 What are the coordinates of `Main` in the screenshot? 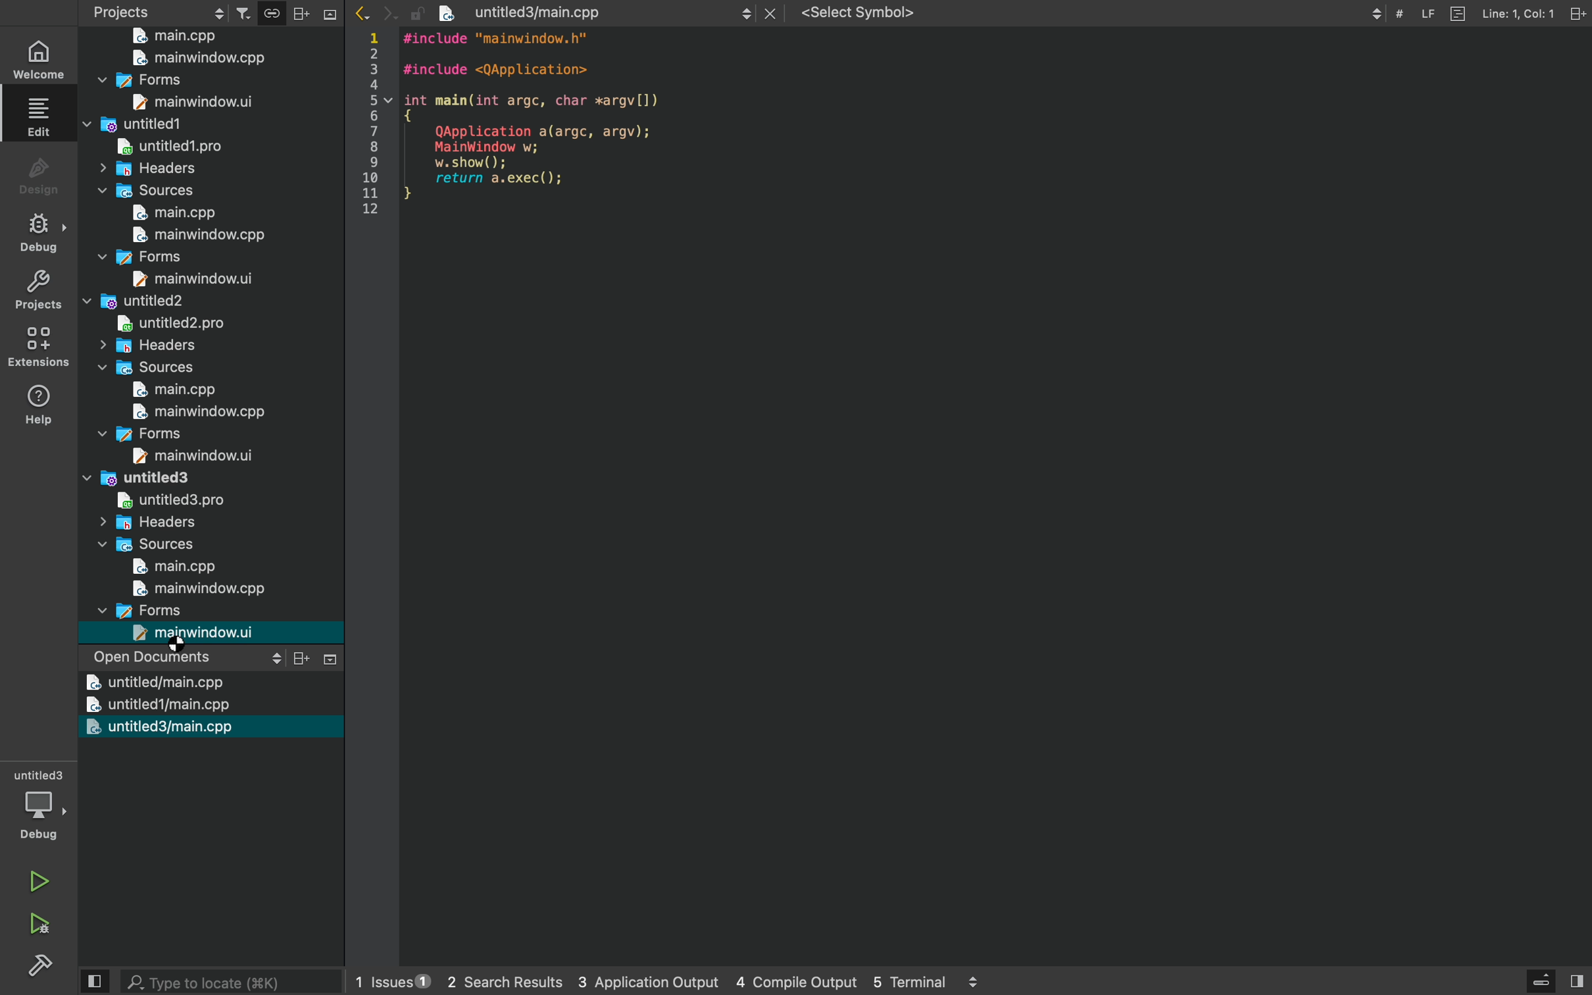 It's located at (203, 59).